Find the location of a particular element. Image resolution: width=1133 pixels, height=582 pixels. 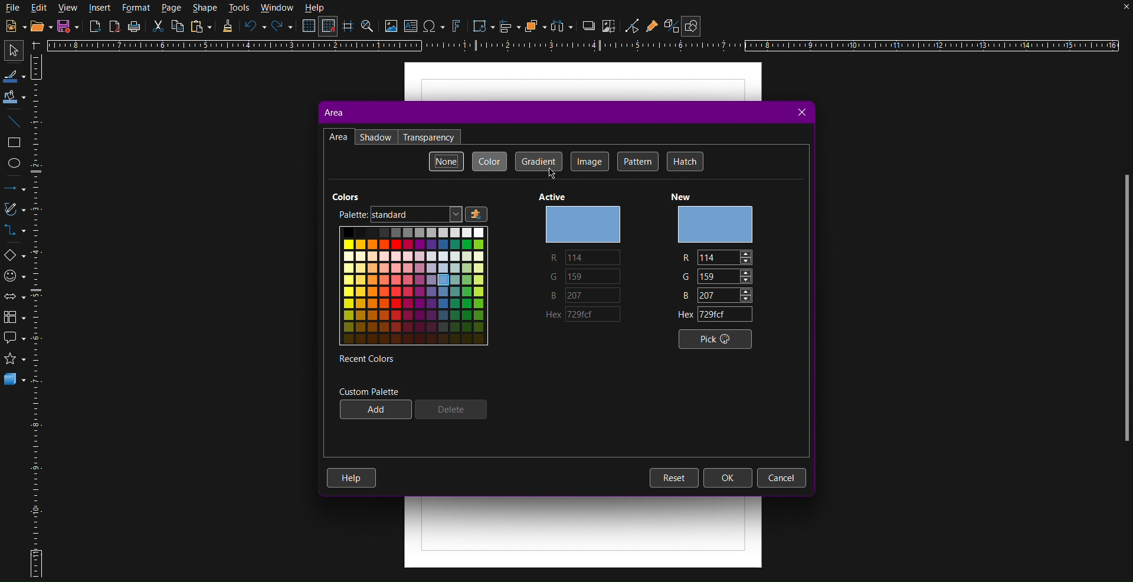

Symbol Shapes is located at coordinates (14, 275).